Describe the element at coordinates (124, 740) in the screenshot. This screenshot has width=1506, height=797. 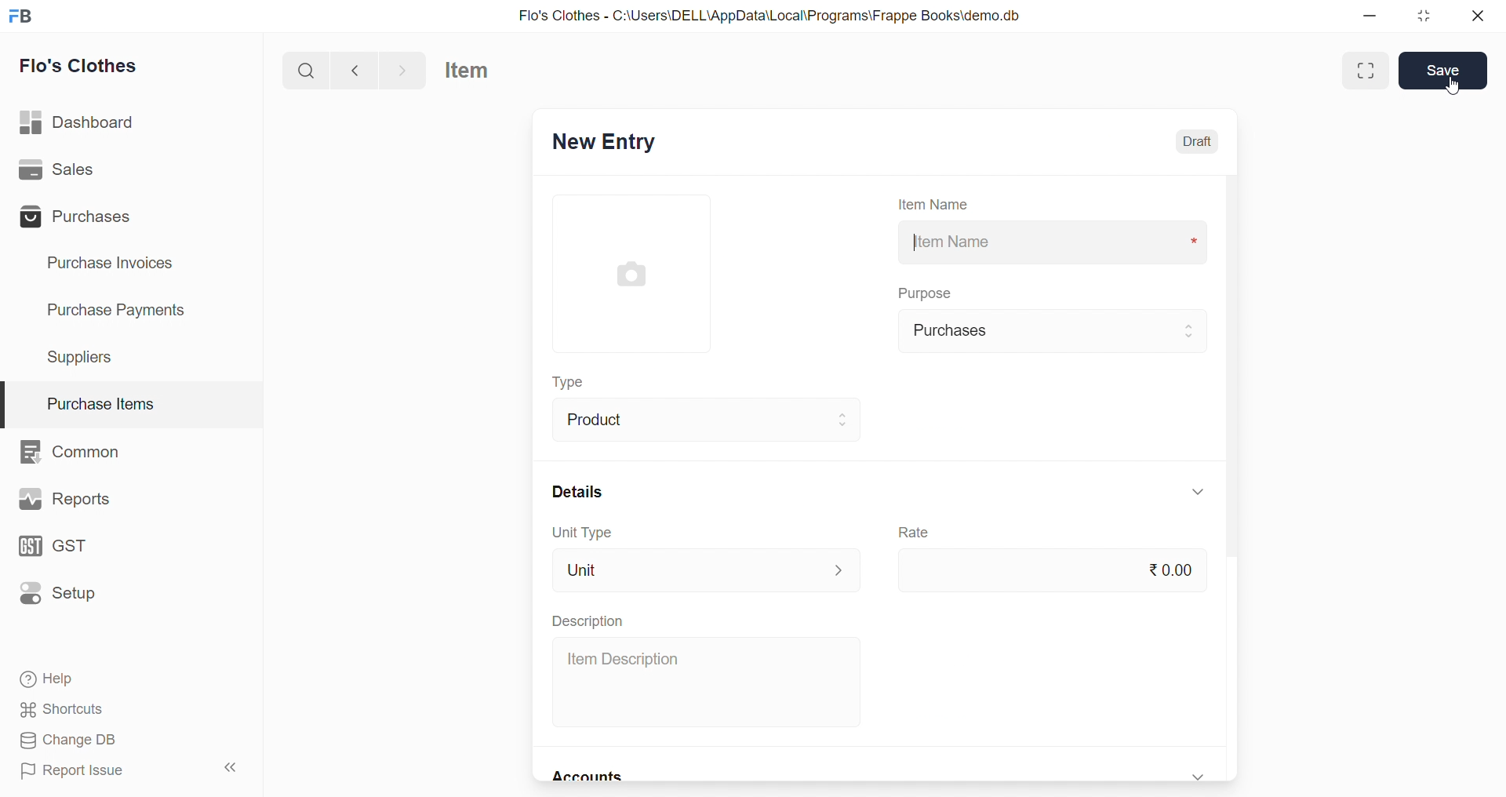
I see `Change DB` at that location.